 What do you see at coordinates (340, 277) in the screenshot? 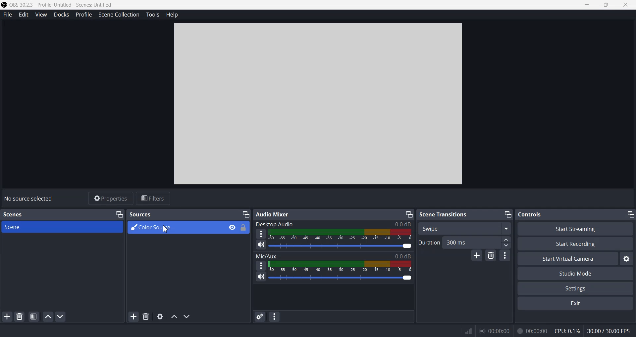
I see `Volume Adjuster` at bounding box center [340, 277].